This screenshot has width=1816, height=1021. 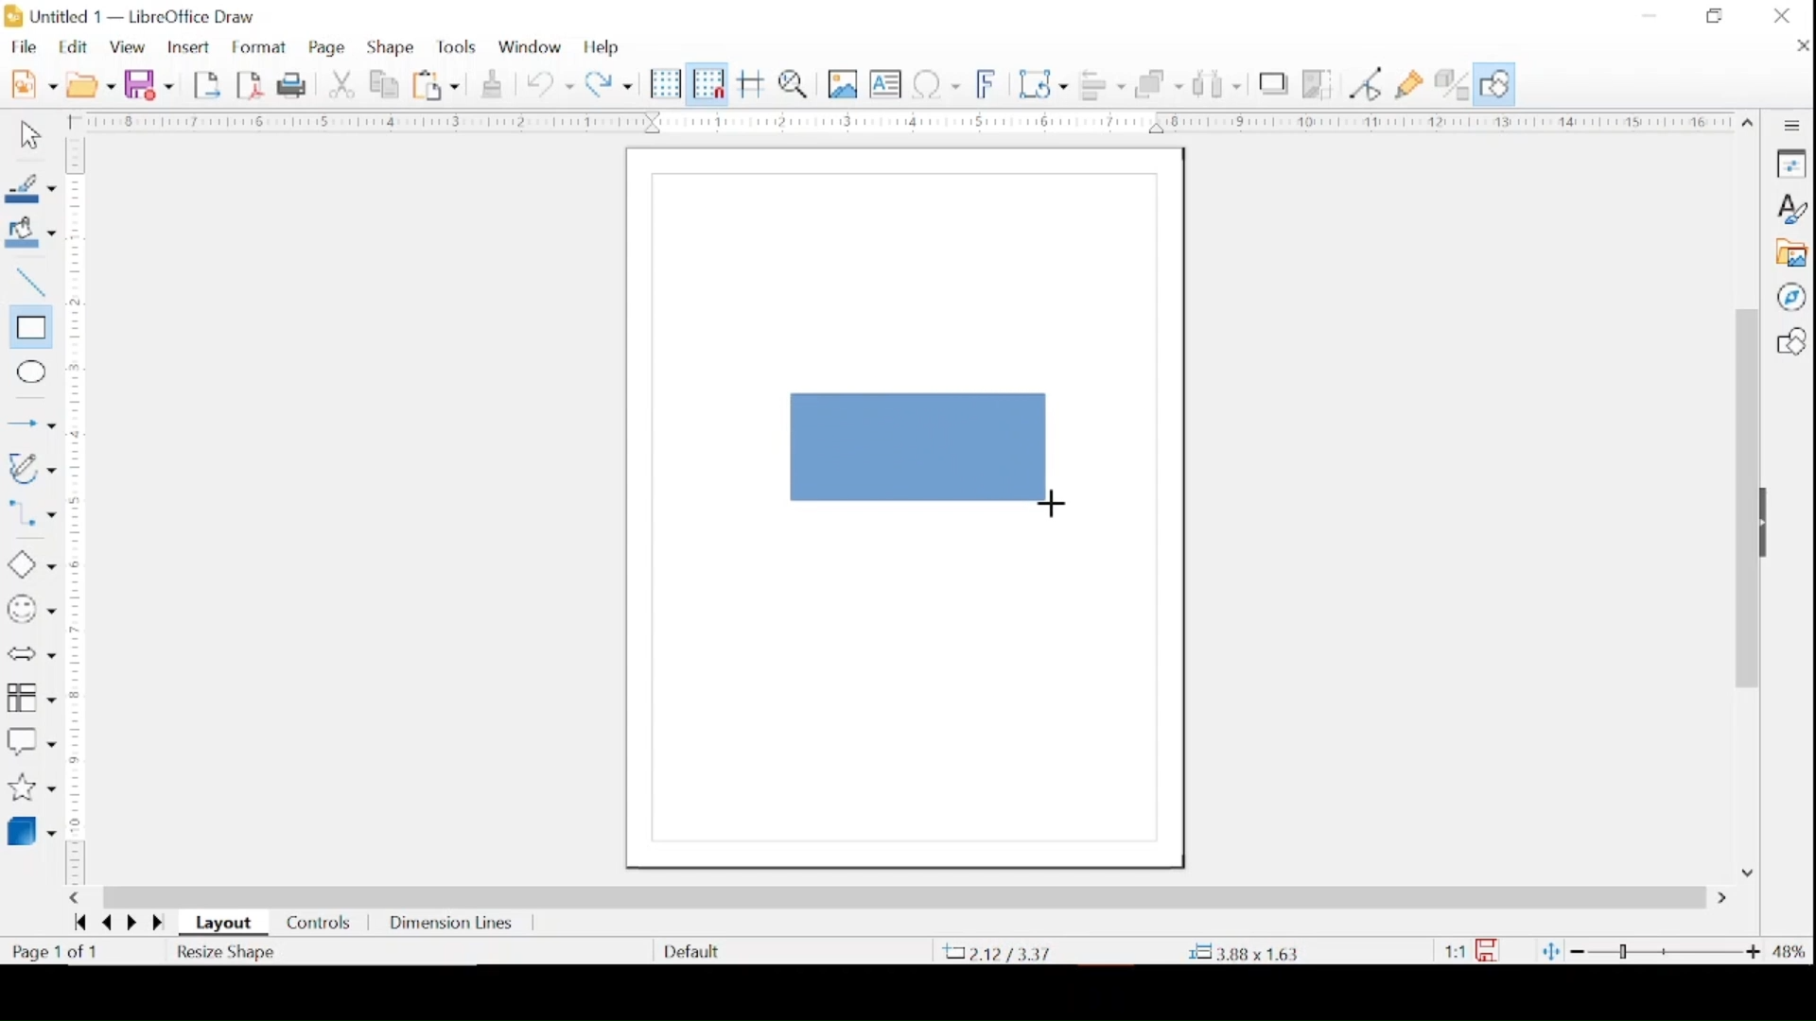 I want to click on insert, so click(x=187, y=48).